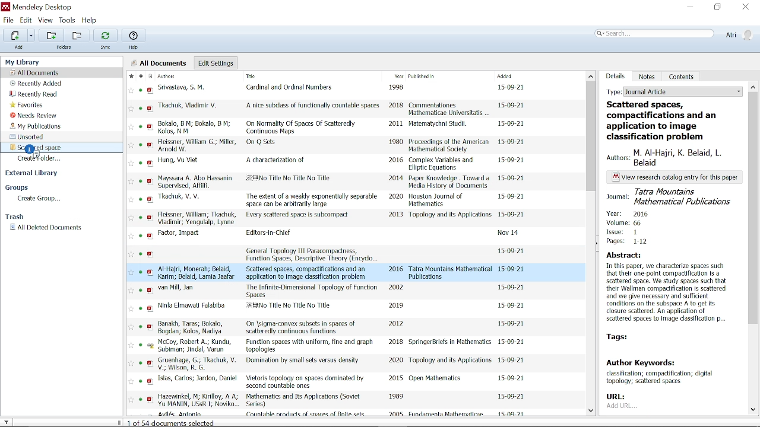  What do you see at coordinates (42, 147) in the screenshot?
I see `Folder "Scattered space"` at bounding box center [42, 147].